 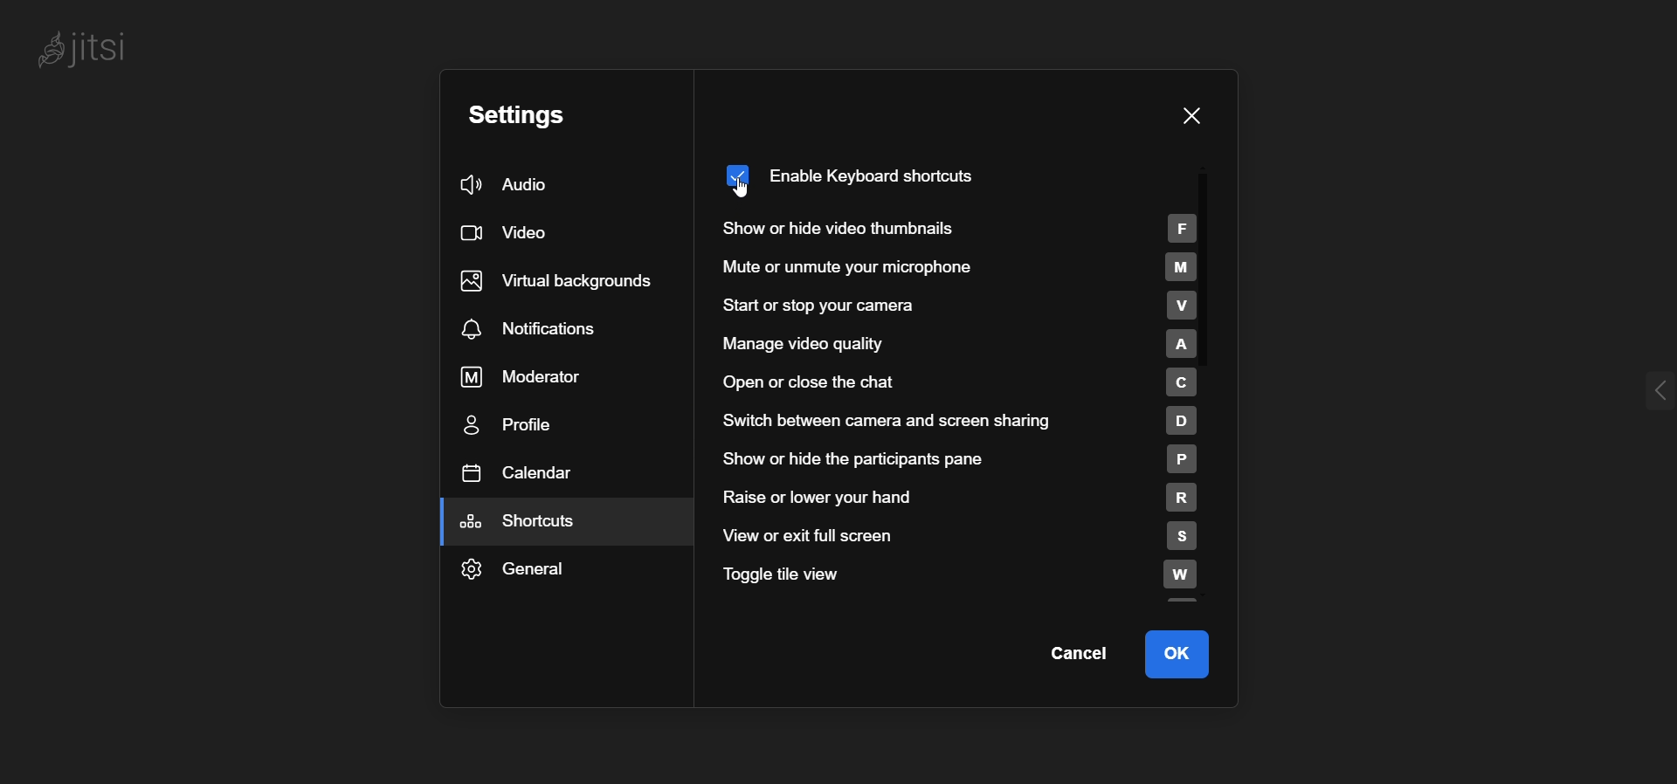 I want to click on view or exit full screen, so click(x=964, y=535).